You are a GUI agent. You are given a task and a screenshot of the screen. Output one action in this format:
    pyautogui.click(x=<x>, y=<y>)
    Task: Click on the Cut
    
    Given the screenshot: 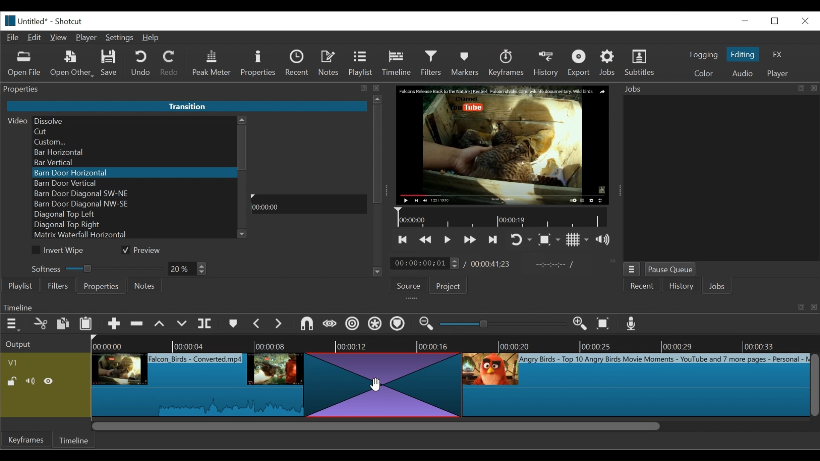 What is the action you would take?
    pyautogui.click(x=41, y=324)
    